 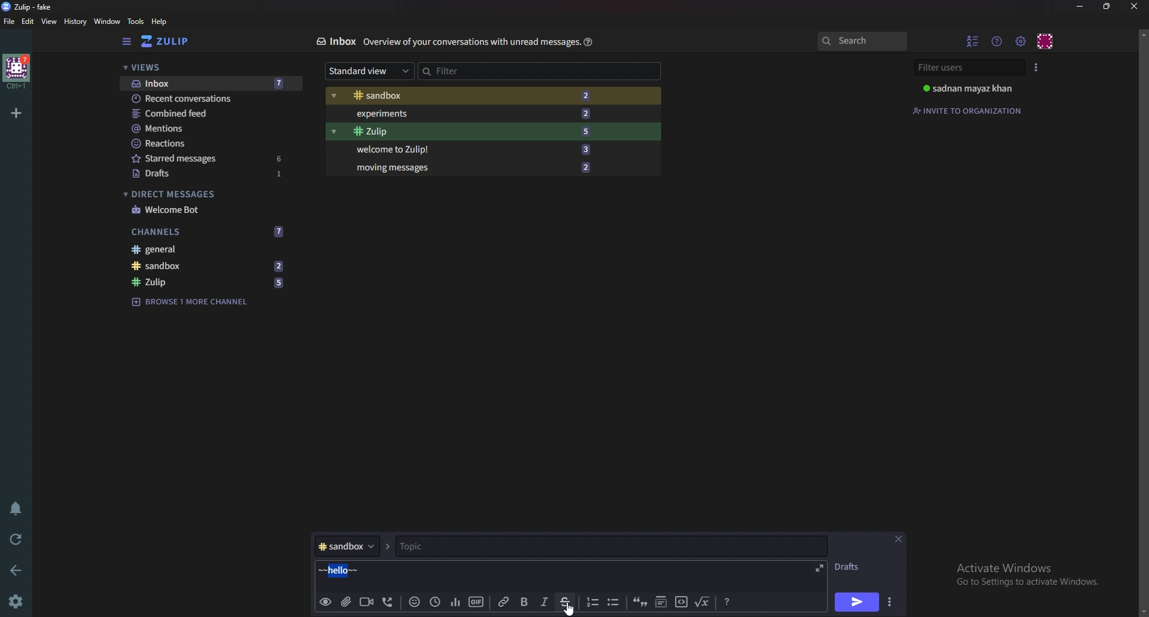 What do you see at coordinates (821, 567) in the screenshot?
I see `Expand` at bounding box center [821, 567].